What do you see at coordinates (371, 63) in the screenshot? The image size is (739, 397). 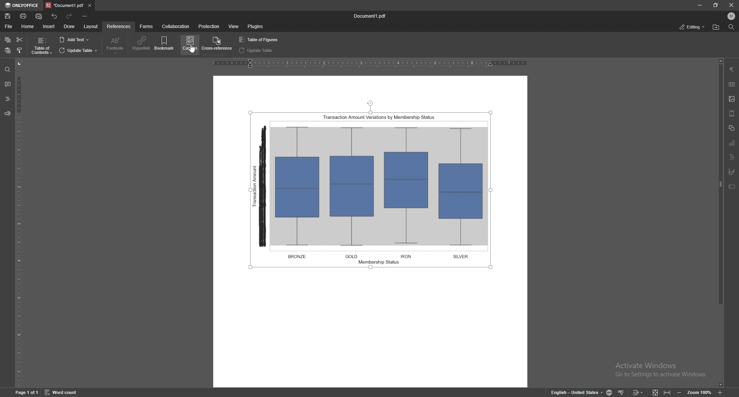 I see `horizontal scale` at bounding box center [371, 63].